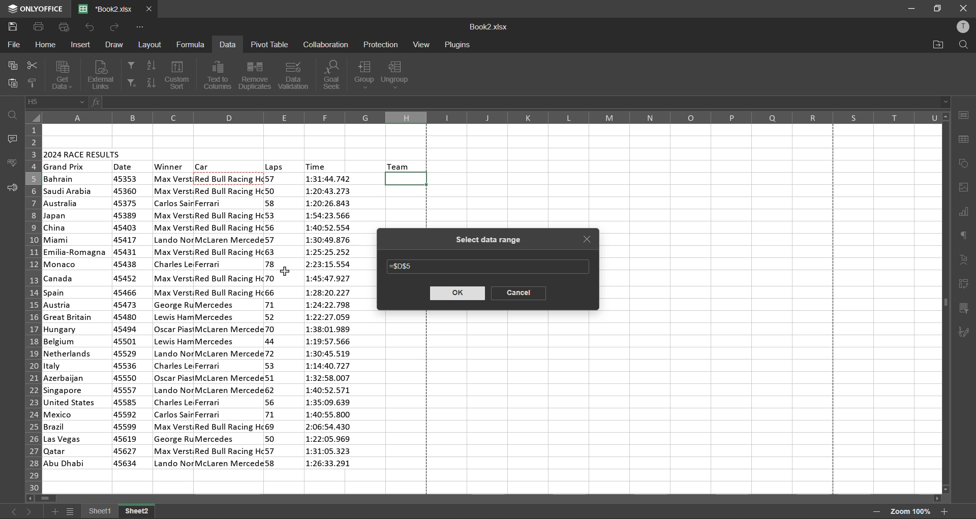  I want to click on date, so click(126, 322).